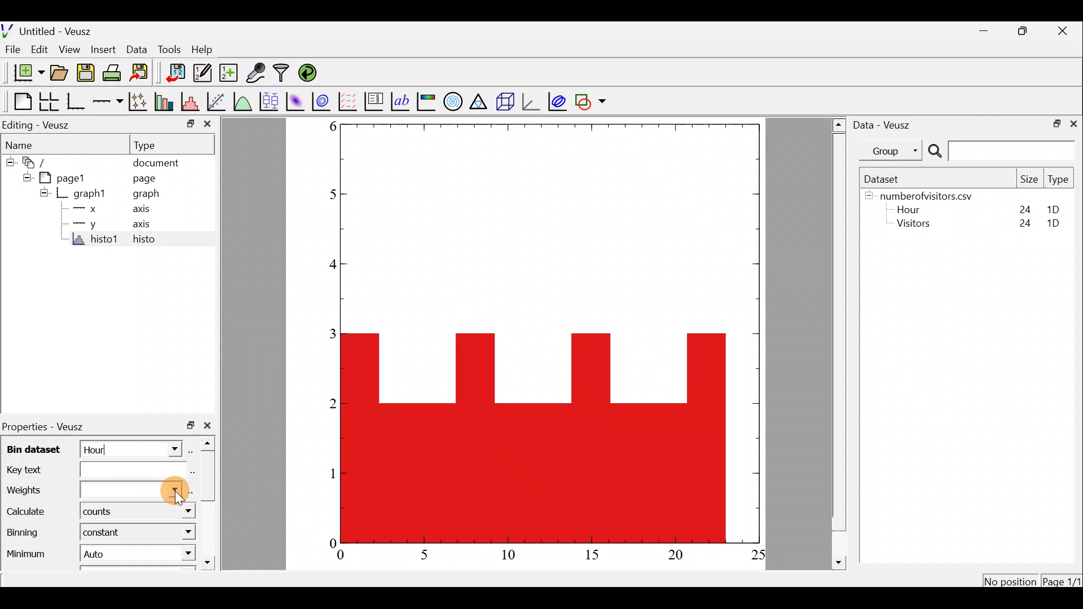 The image size is (1083, 609). I want to click on plot a 2d dataset as contours, so click(321, 101).